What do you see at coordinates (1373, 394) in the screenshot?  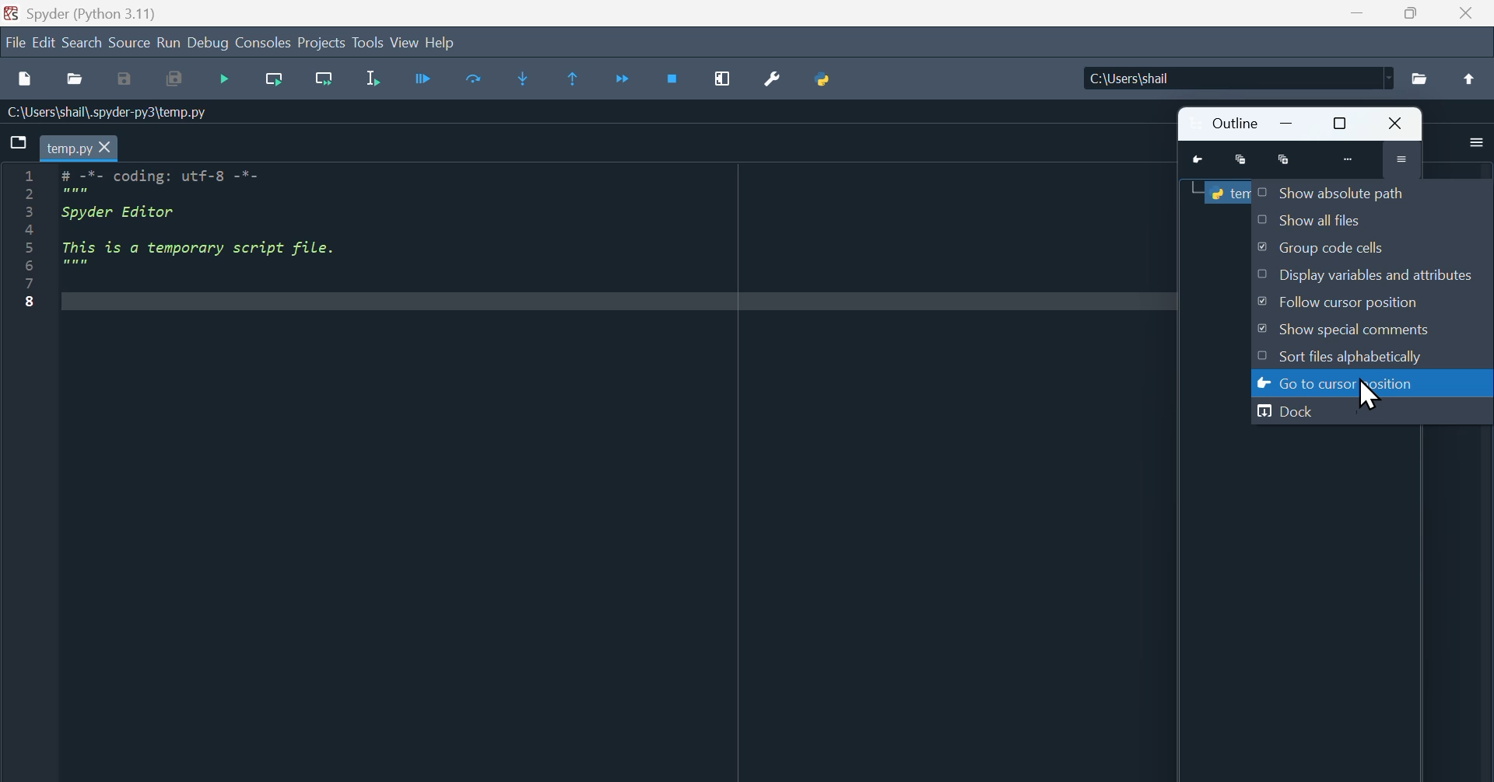 I see `Cursor` at bounding box center [1373, 394].